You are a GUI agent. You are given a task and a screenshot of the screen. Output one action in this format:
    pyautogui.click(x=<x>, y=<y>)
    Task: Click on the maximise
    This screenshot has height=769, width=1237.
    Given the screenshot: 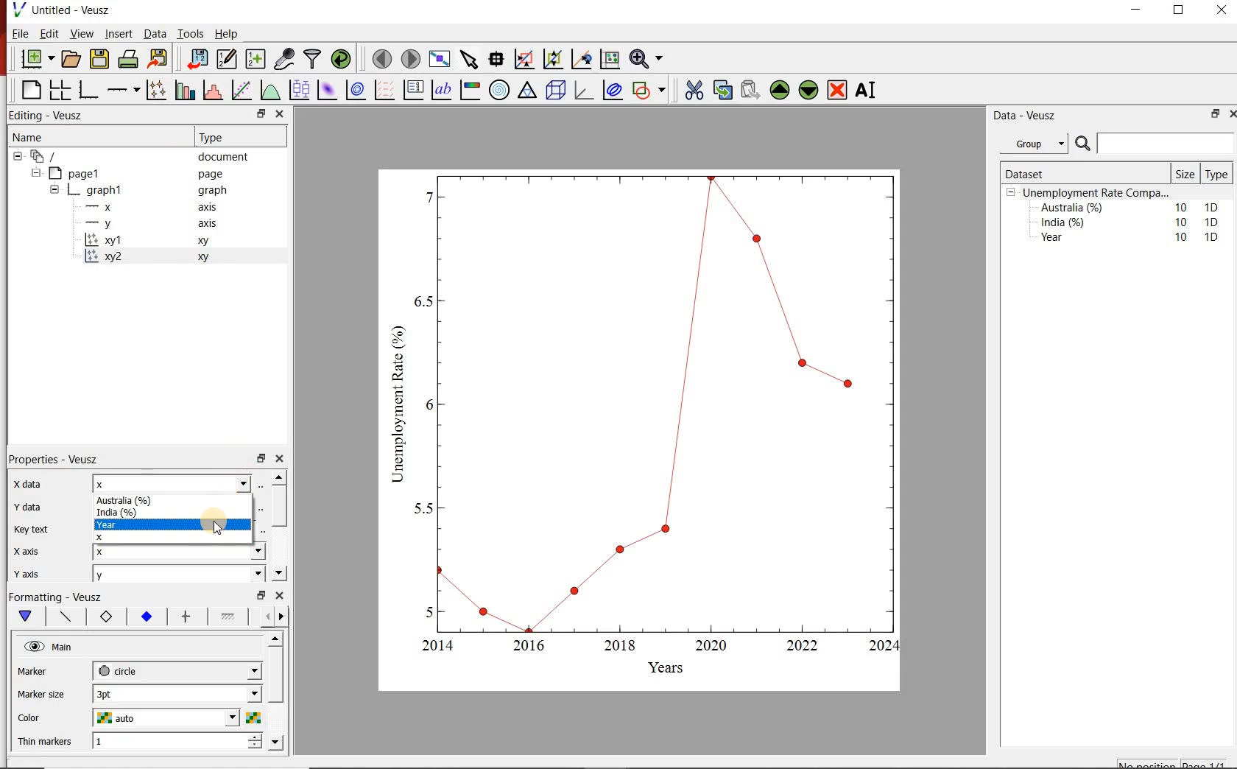 What is the action you would take?
    pyautogui.click(x=1180, y=13)
    